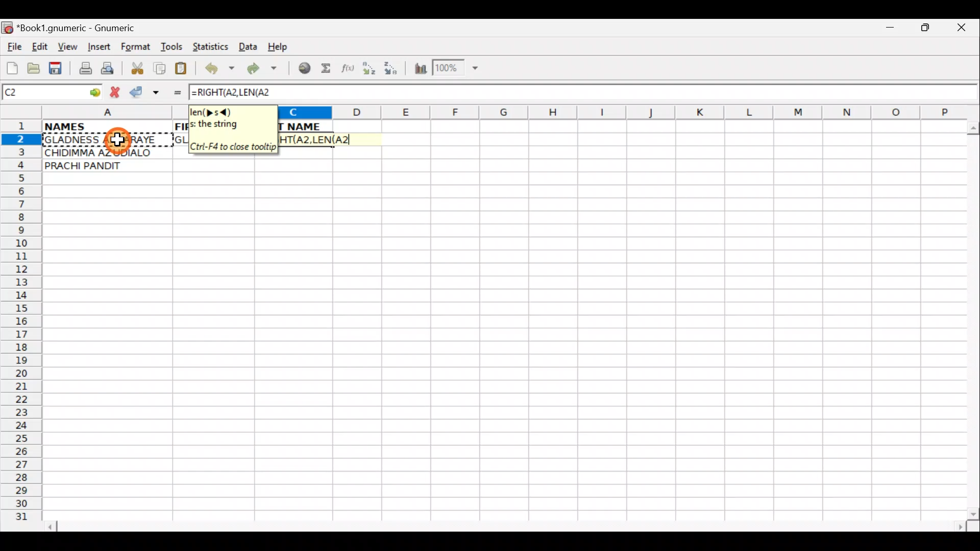  What do you see at coordinates (888, 30) in the screenshot?
I see `Minimize` at bounding box center [888, 30].